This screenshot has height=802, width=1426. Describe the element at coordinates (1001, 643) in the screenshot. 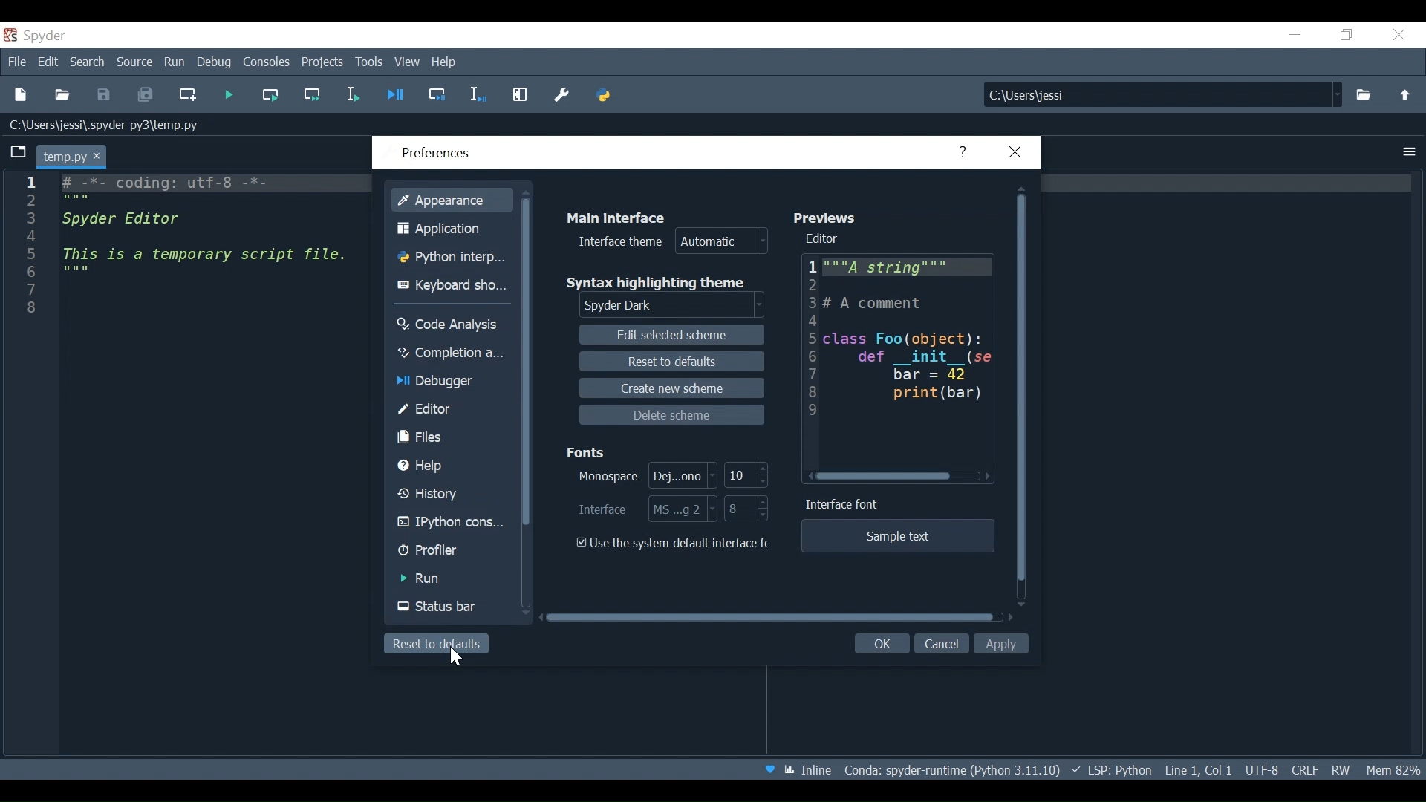

I see `Apply` at that location.